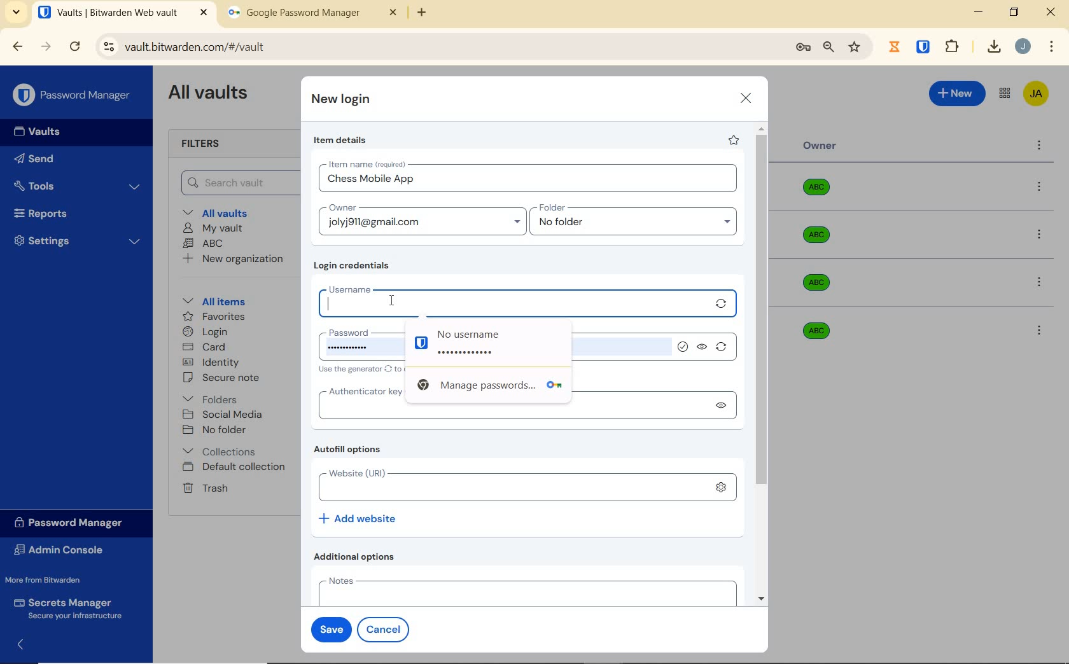 Image resolution: width=1069 pixels, height=664 pixels. What do you see at coordinates (820, 146) in the screenshot?
I see `Owner` at bounding box center [820, 146].